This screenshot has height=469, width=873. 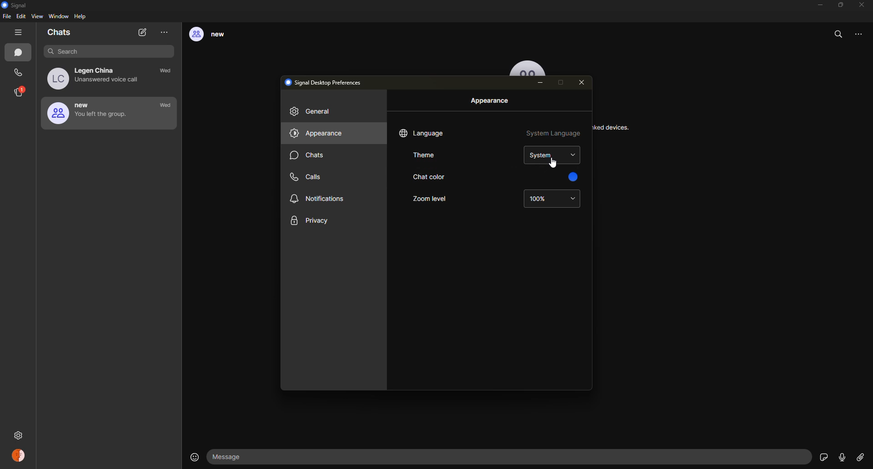 What do you see at coordinates (860, 458) in the screenshot?
I see `attach` at bounding box center [860, 458].